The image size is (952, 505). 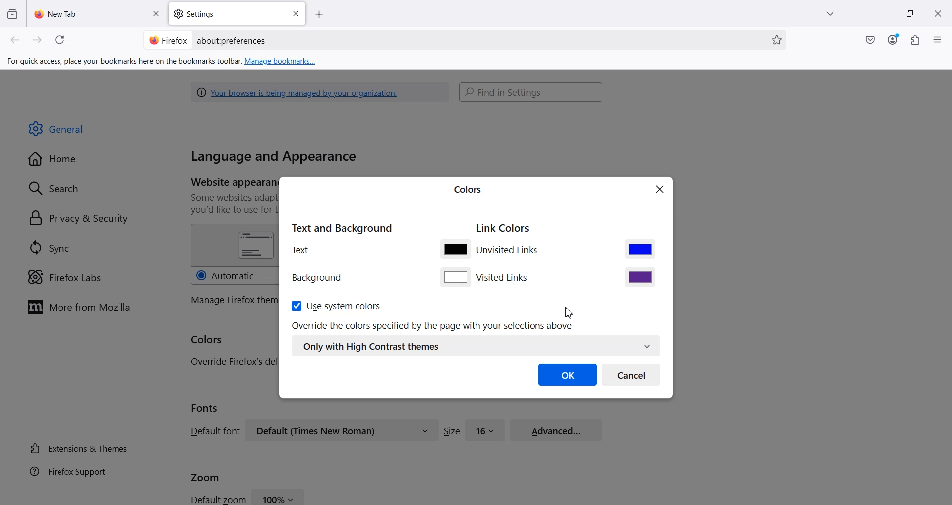 I want to click on Forward, so click(x=38, y=40).